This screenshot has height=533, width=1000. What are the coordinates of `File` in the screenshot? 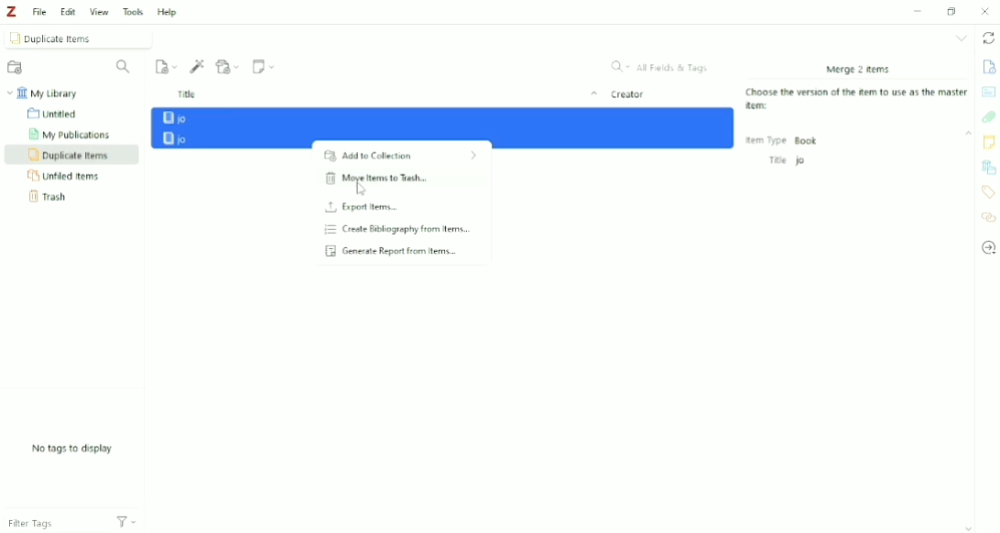 It's located at (40, 11).